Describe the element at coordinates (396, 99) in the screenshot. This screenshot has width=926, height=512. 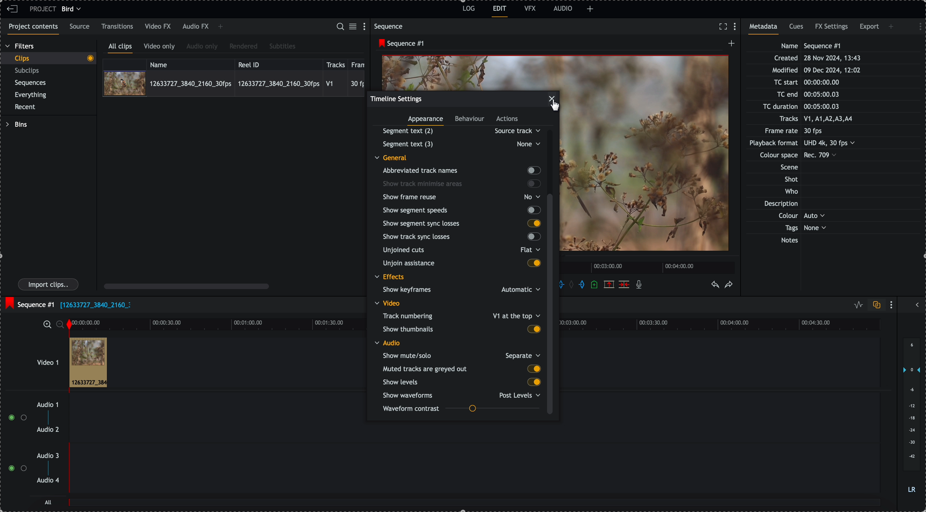
I see `timeline settings` at that location.